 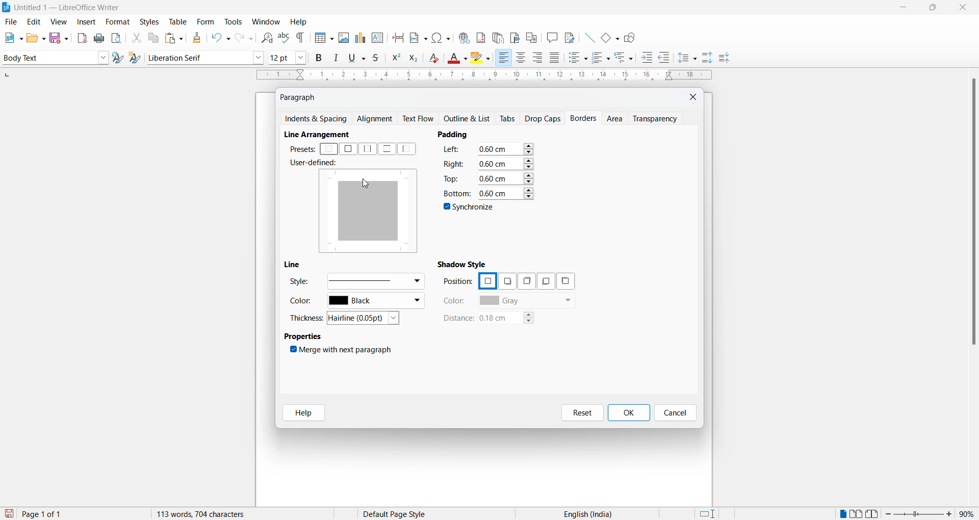 I want to click on increase indent, so click(x=650, y=58).